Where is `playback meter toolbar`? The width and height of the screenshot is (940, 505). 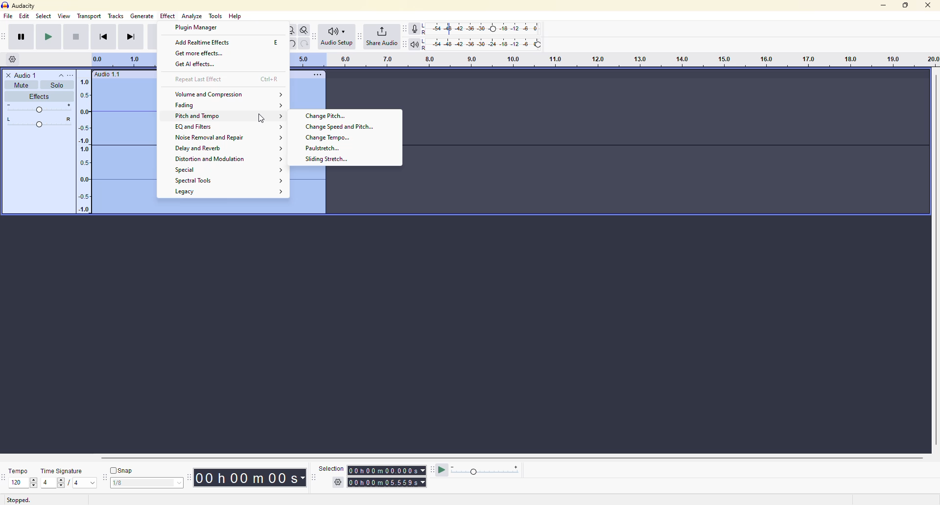 playback meter toolbar is located at coordinates (404, 43).